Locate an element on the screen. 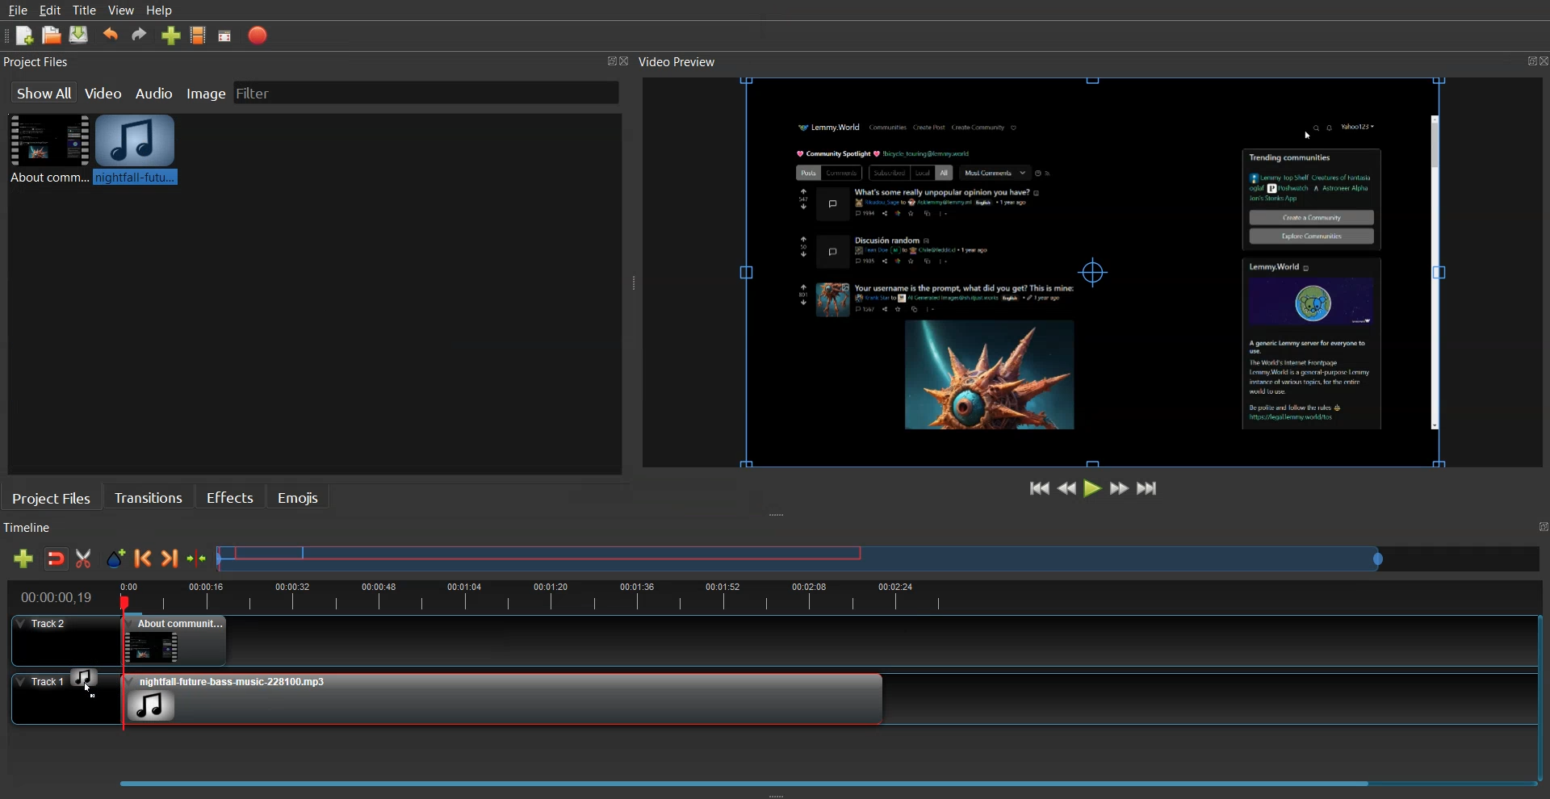 This screenshot has height=799, width=1550. Play is located at coordinates (1094, 487).